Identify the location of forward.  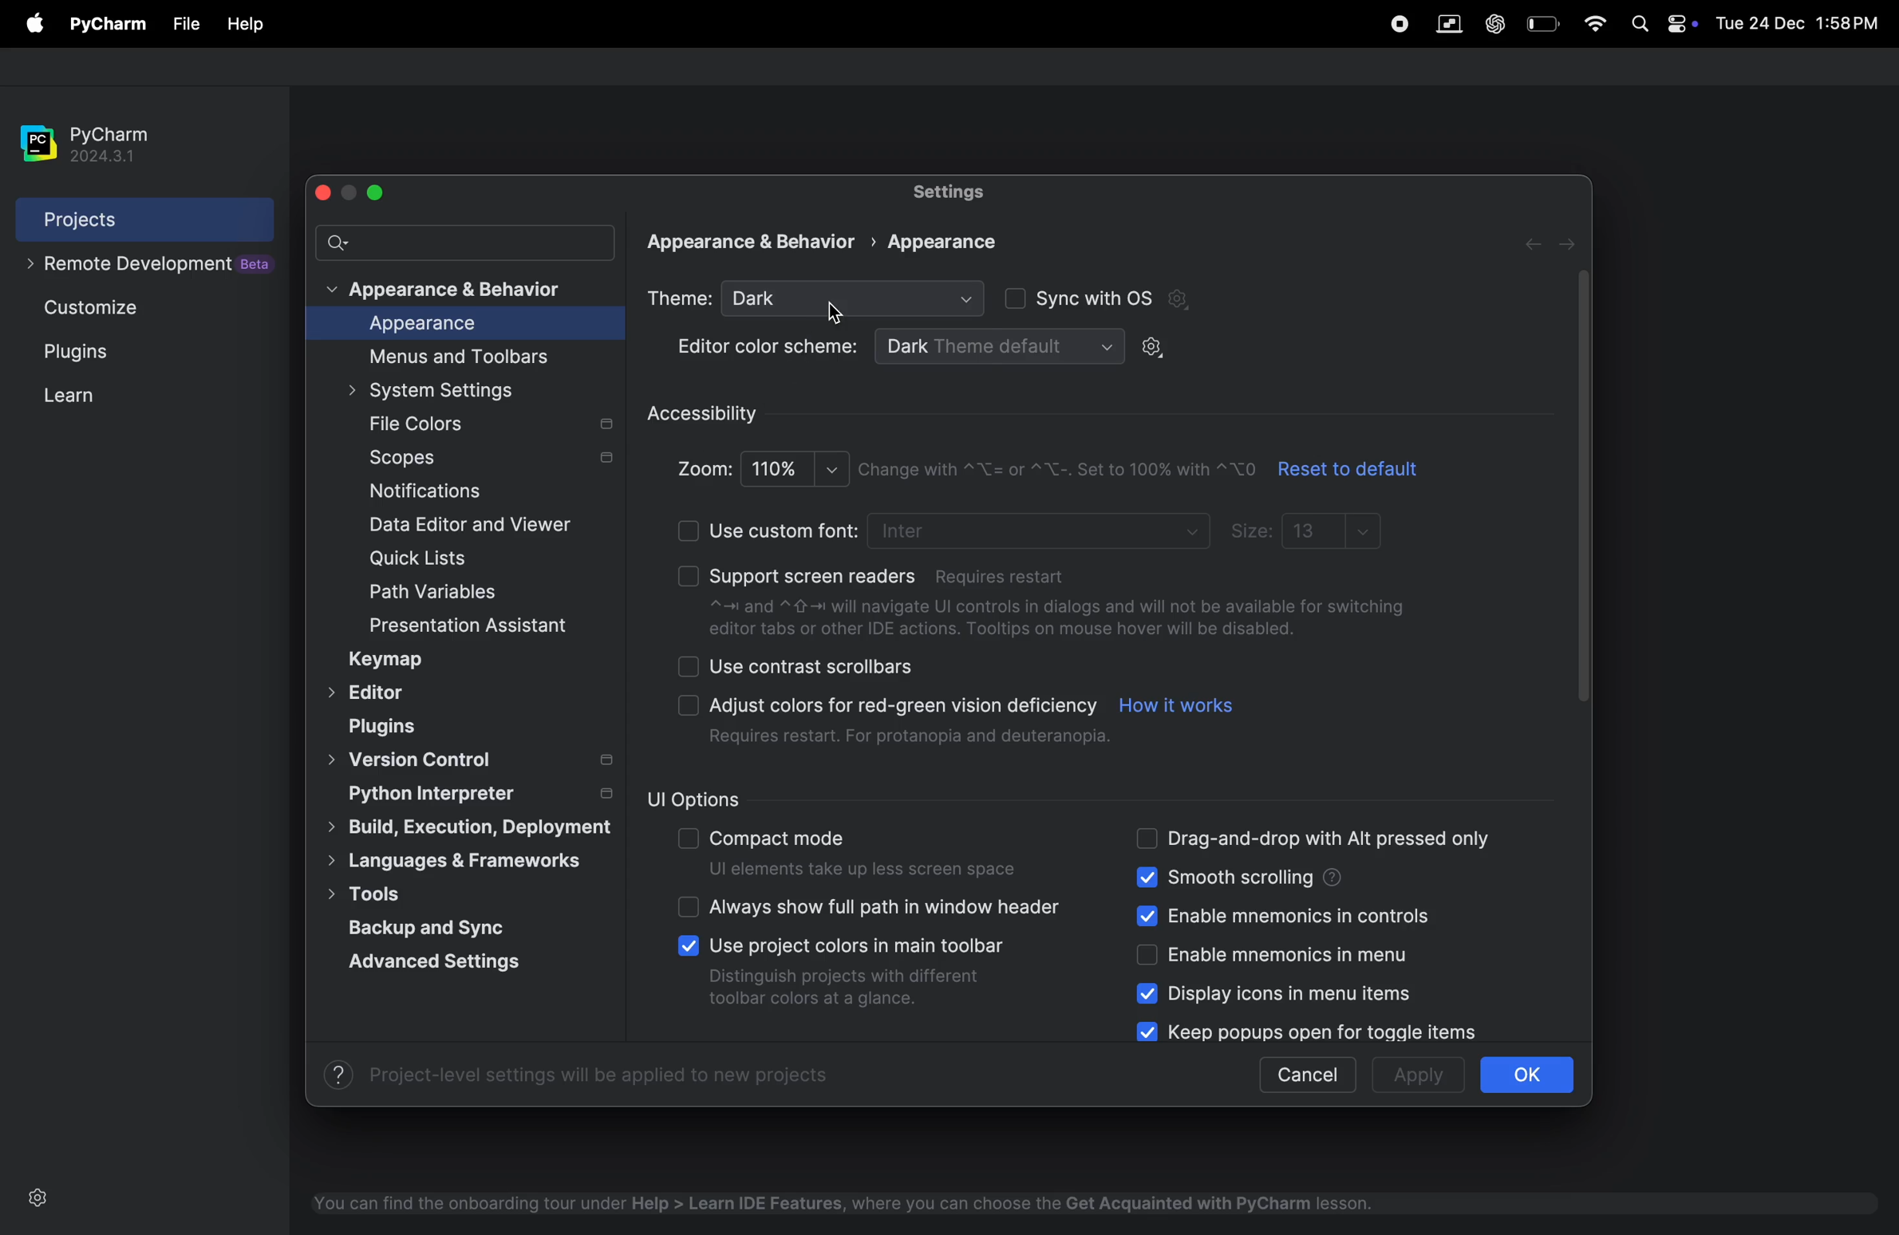
(1529, 243).